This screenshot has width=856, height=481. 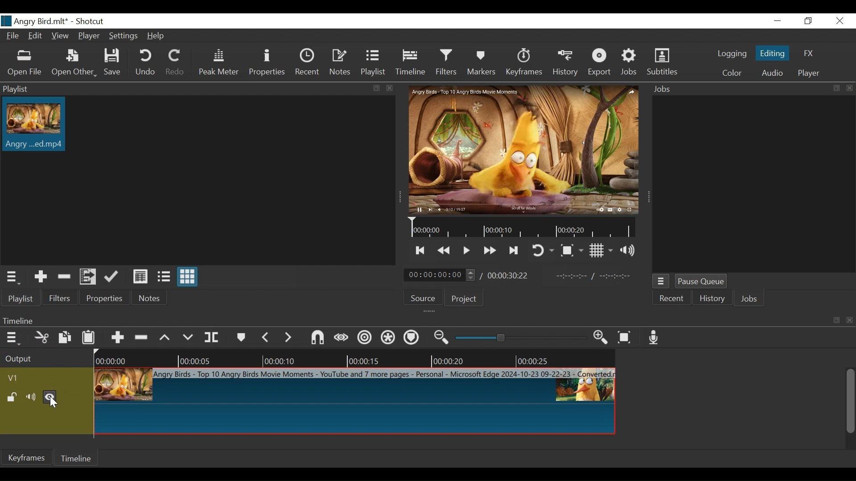 What do you see at coordinates (187, 338) in the screenshot?
I see `Overwrite` at bounding box center [187, 338].